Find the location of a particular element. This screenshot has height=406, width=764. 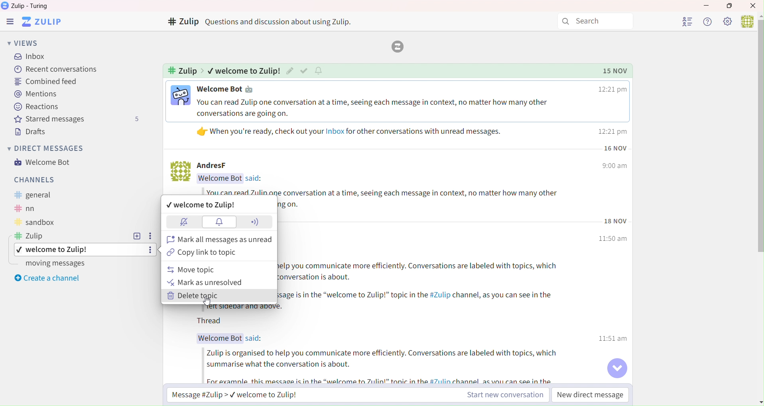

Time is located at coordinates (612, 89).